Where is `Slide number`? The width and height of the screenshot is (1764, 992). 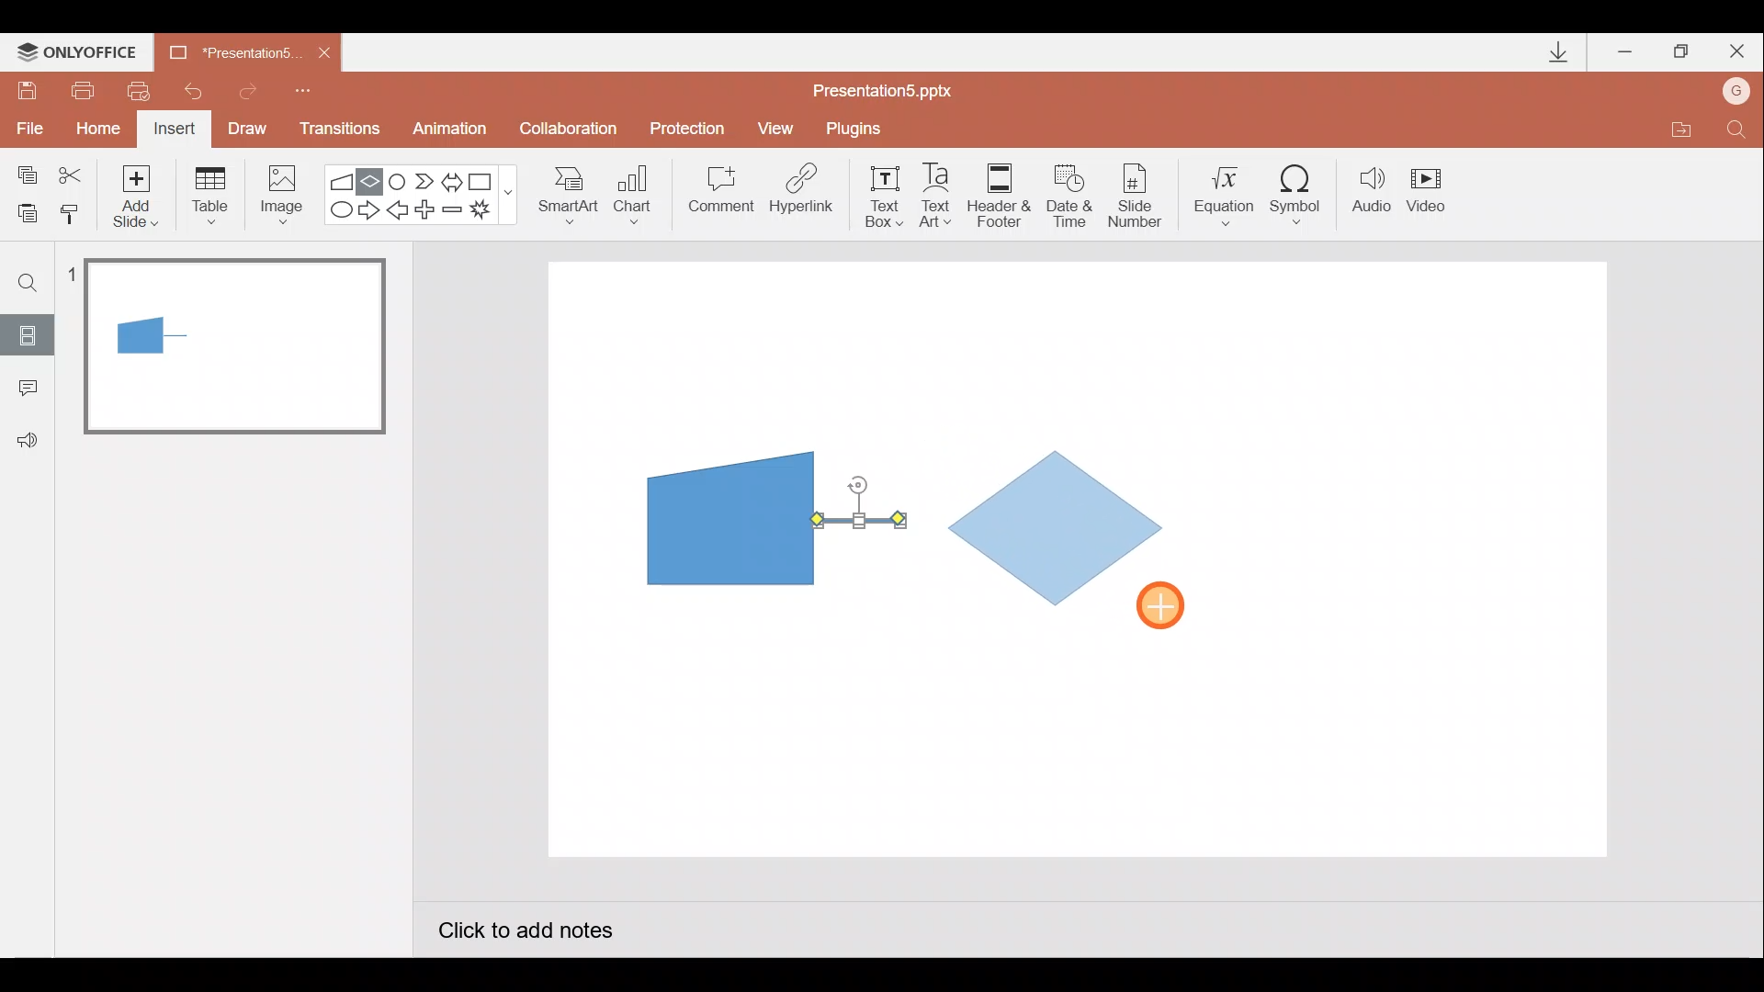 Slide number is located at coordinates (1140, 196).